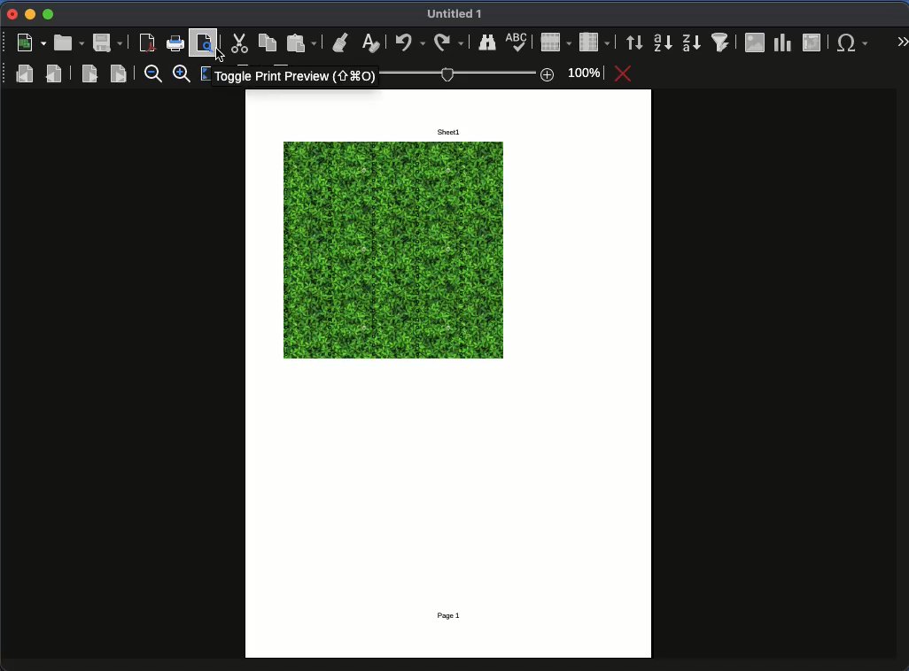  I want to click on next page, so click(89, 73).